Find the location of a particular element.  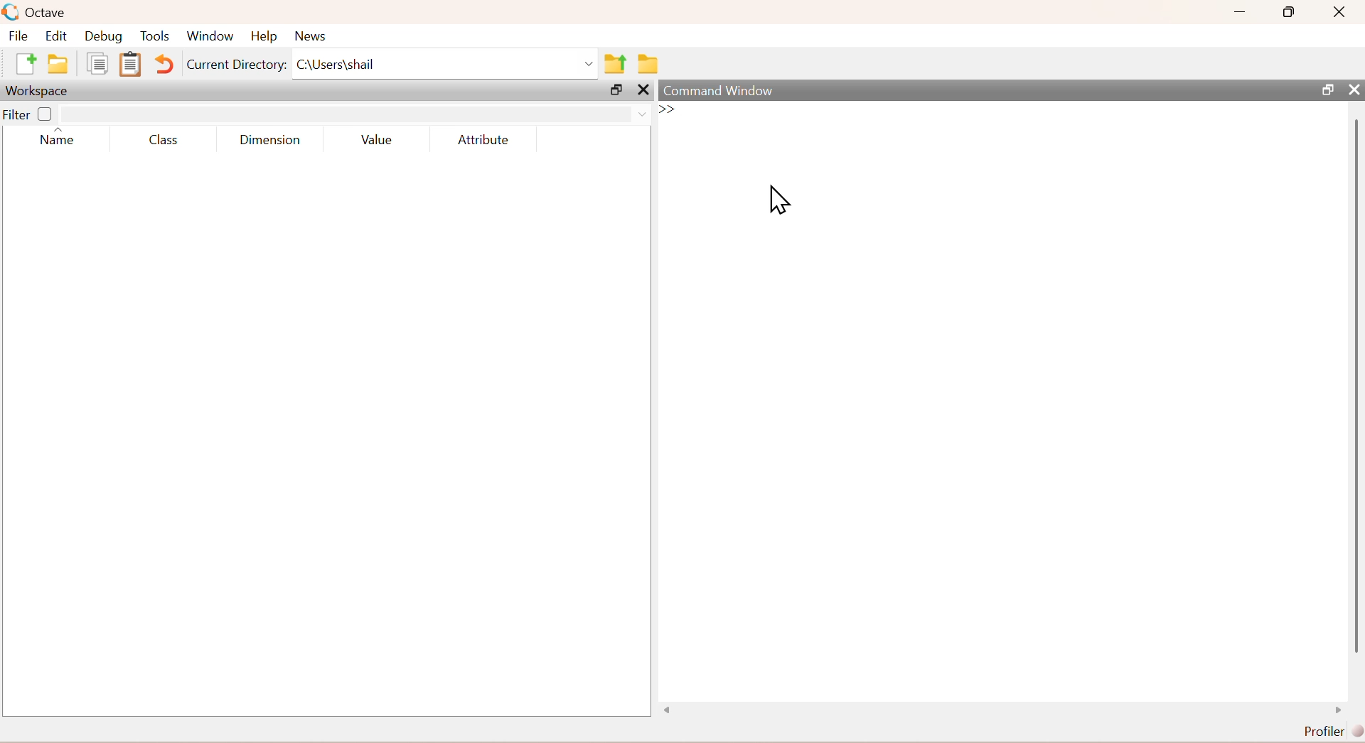

class is located at coordinates (165, 141).